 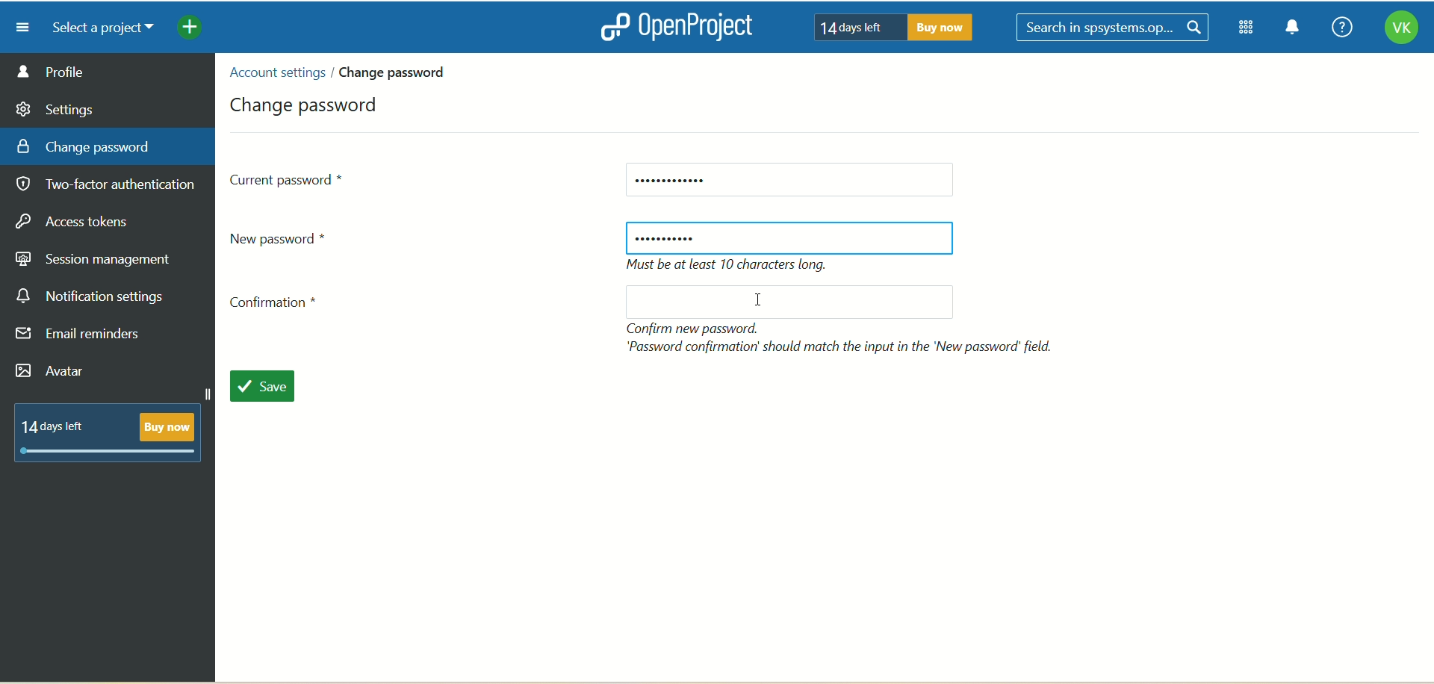 I want to click on session management, so click(x=95, y=257).